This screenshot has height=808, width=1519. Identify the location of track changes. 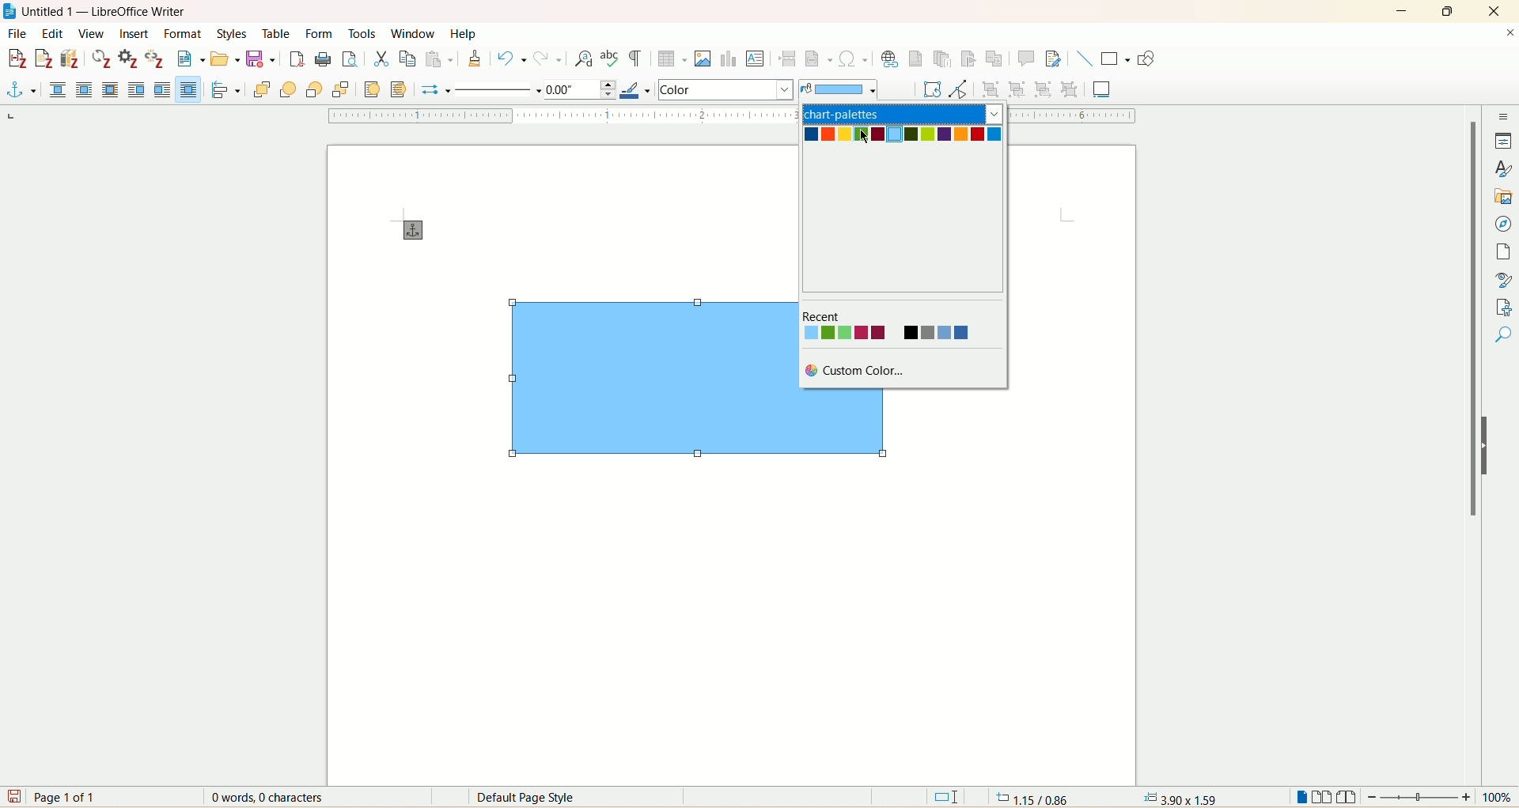
(1051, 59).